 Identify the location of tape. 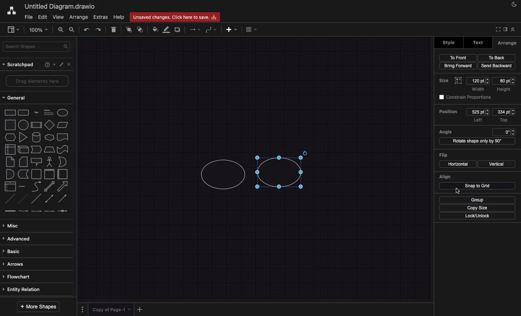
(63, 149).